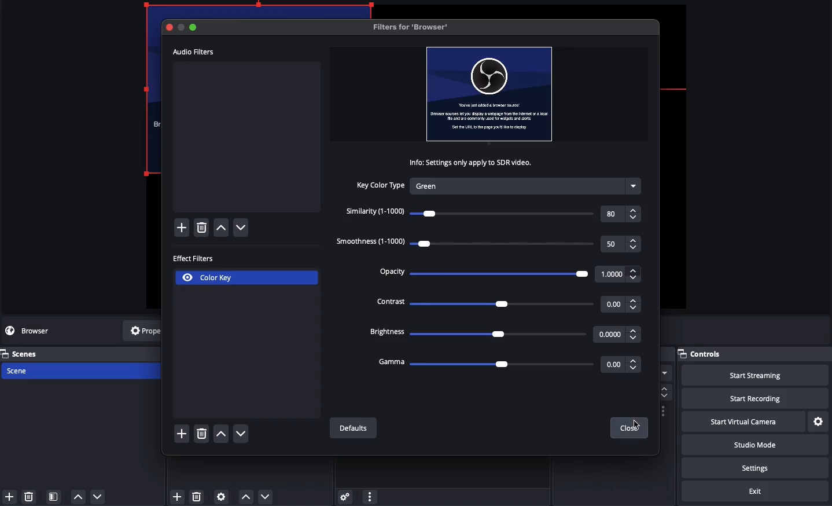  Describe the element at coordinates (201, 431) in the screenshot. I see `delete` at that location.